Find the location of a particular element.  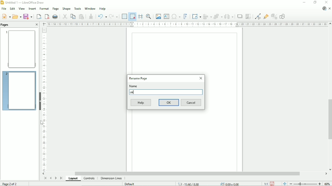

Dimension lines is located at coordinates (111, 178).